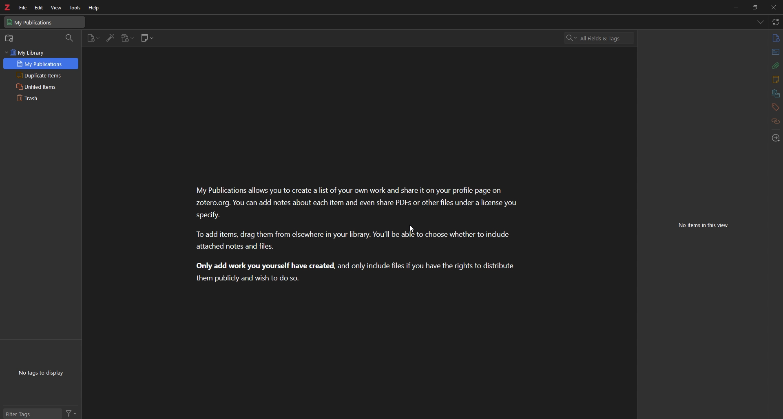 The height and width of the screenshot is (419, 783). Describe the element at coordinates (776, 22) in the screenshot. I see `sync with zotero.org` at that location.